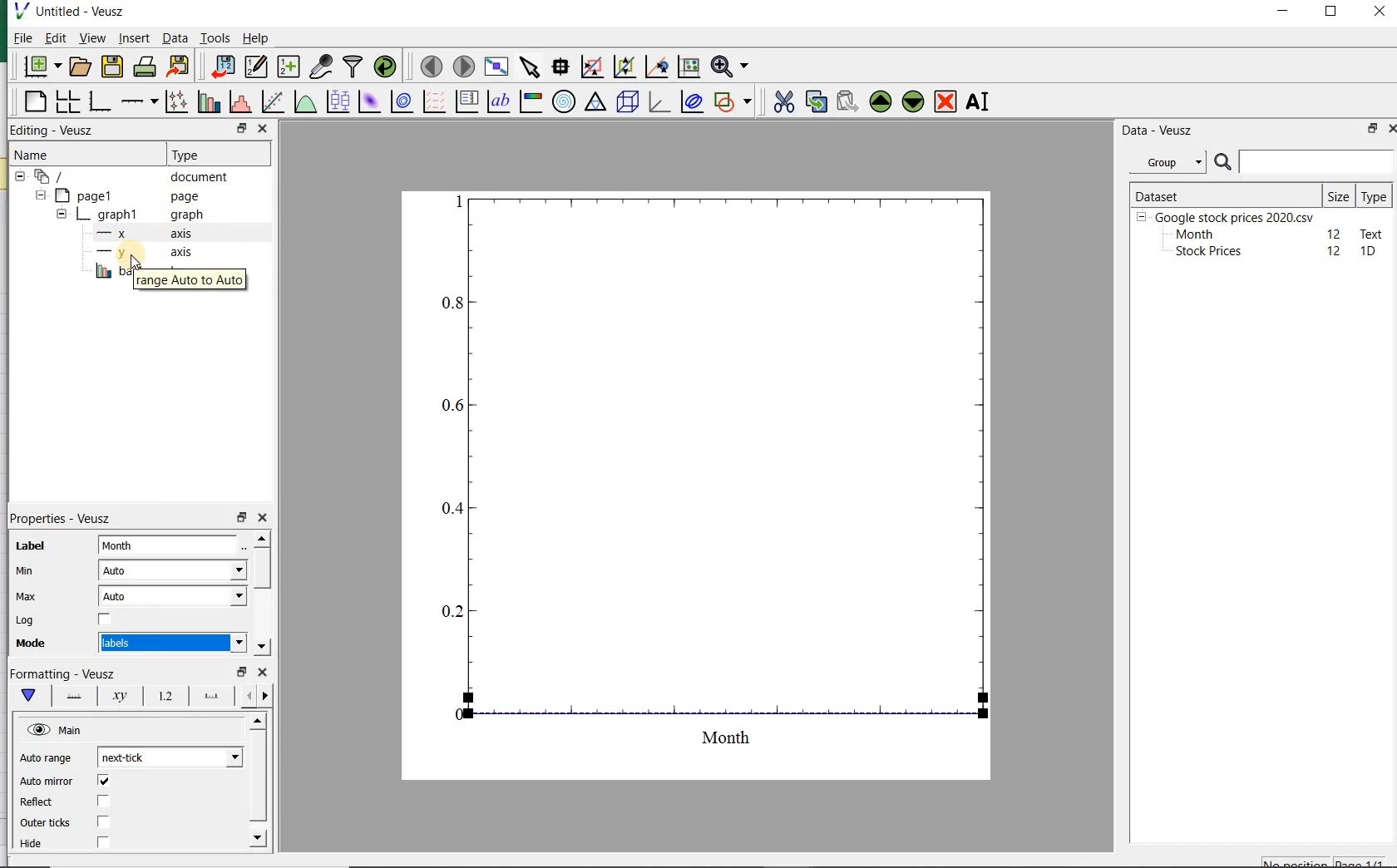  I want to click on Untitled-Veusz, so click(77, 12).